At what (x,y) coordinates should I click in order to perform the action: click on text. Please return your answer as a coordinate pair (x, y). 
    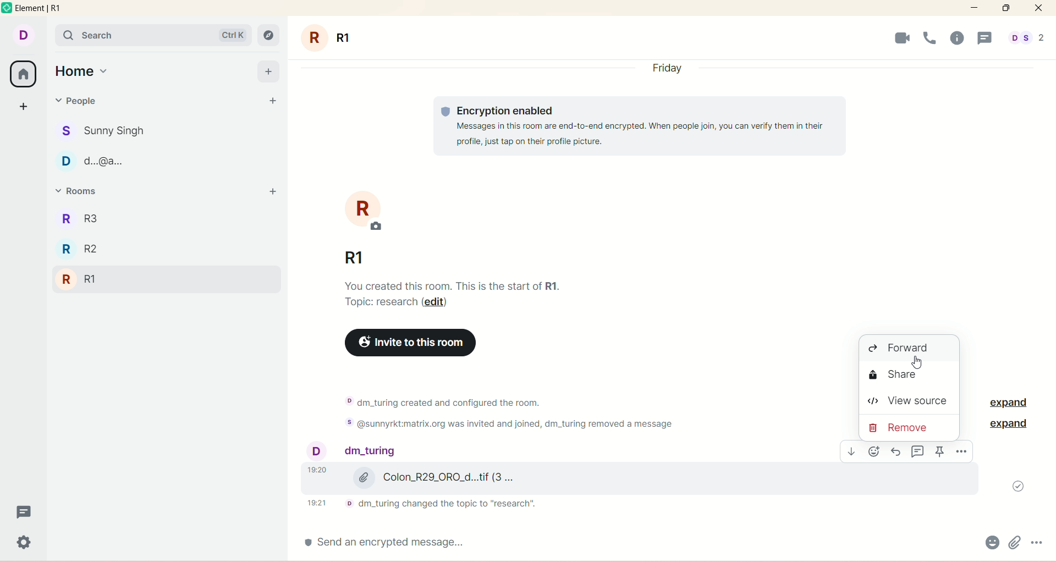
    Looking at the image, I should click on (454, 292).